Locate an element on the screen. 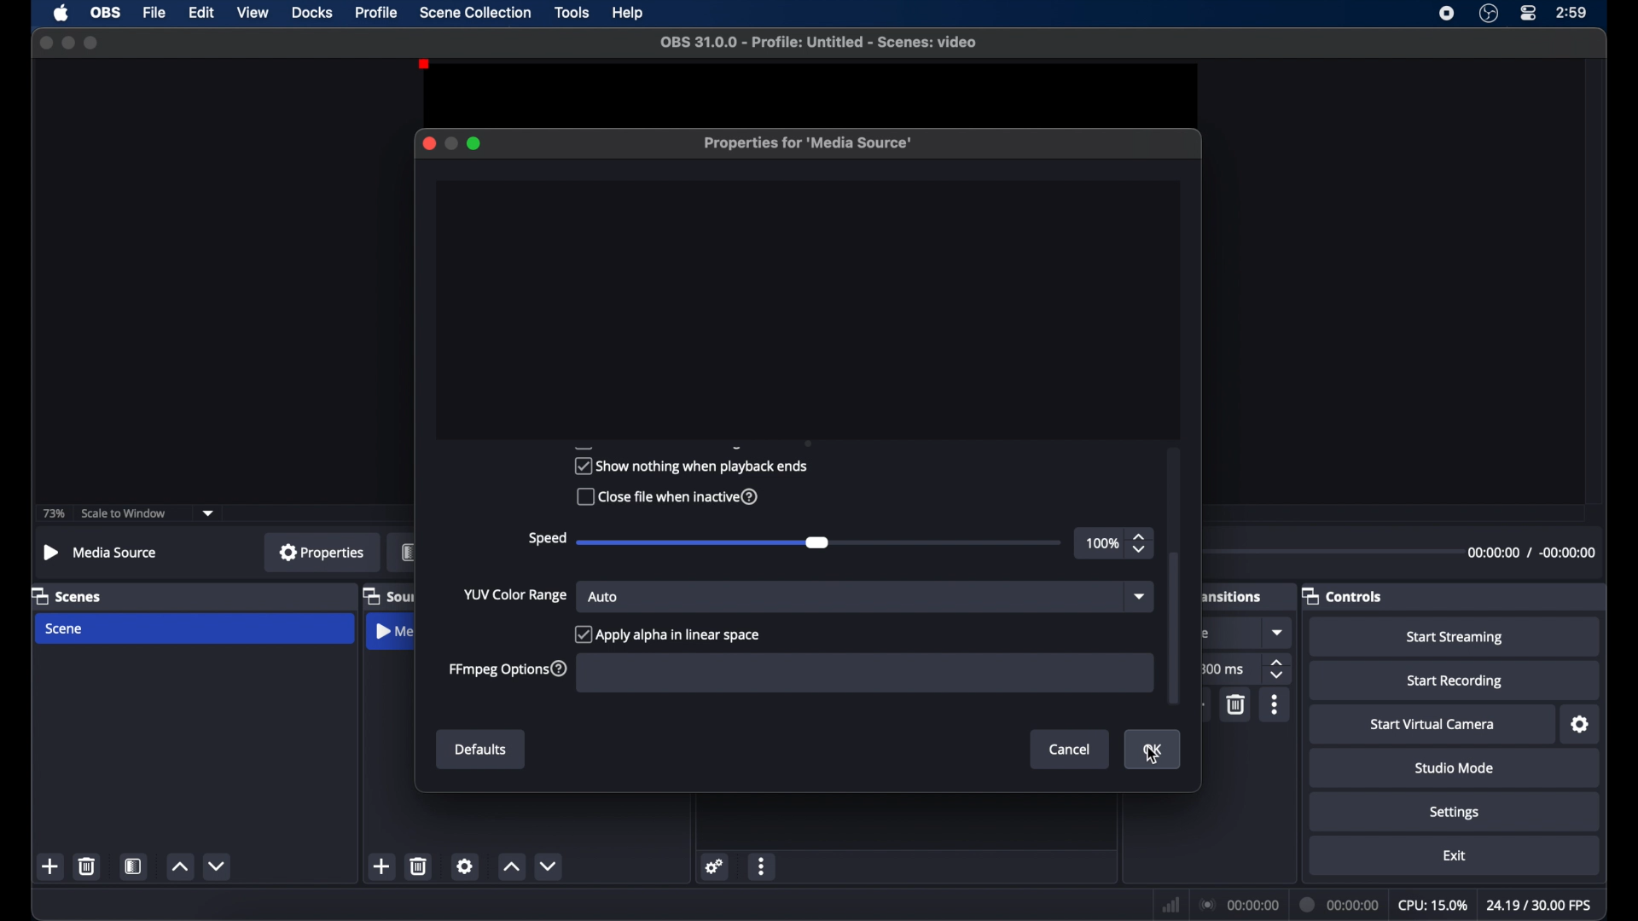 This screenshot has height=921, width=1638. dropdown is located at coordinates (209, 513).